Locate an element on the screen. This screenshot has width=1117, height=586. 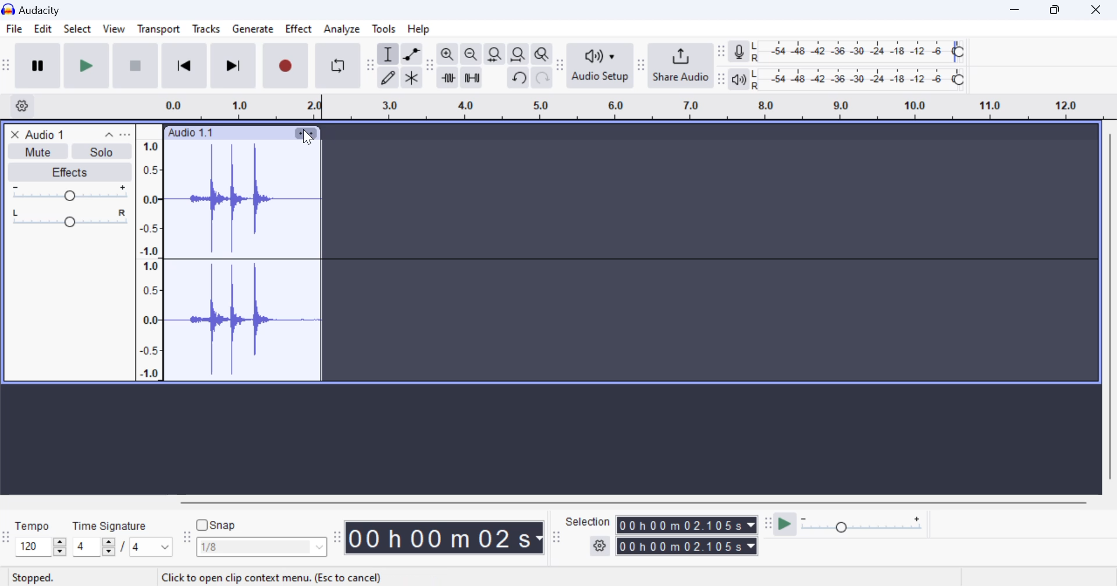
increase or decrease time signature is located at coordinates (94, 547).